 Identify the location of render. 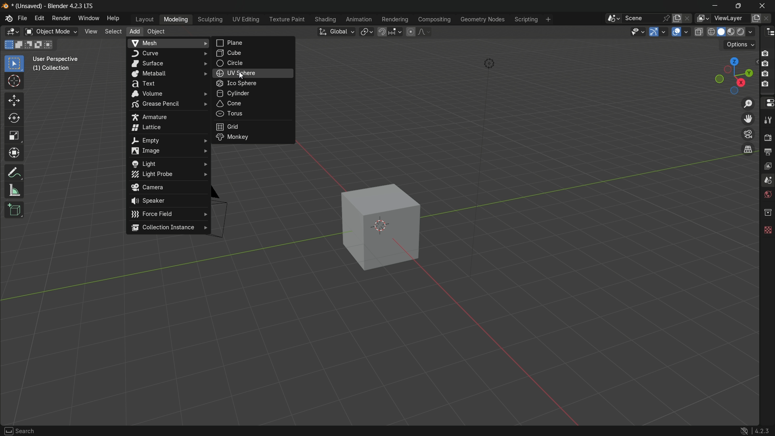
(767, 136).